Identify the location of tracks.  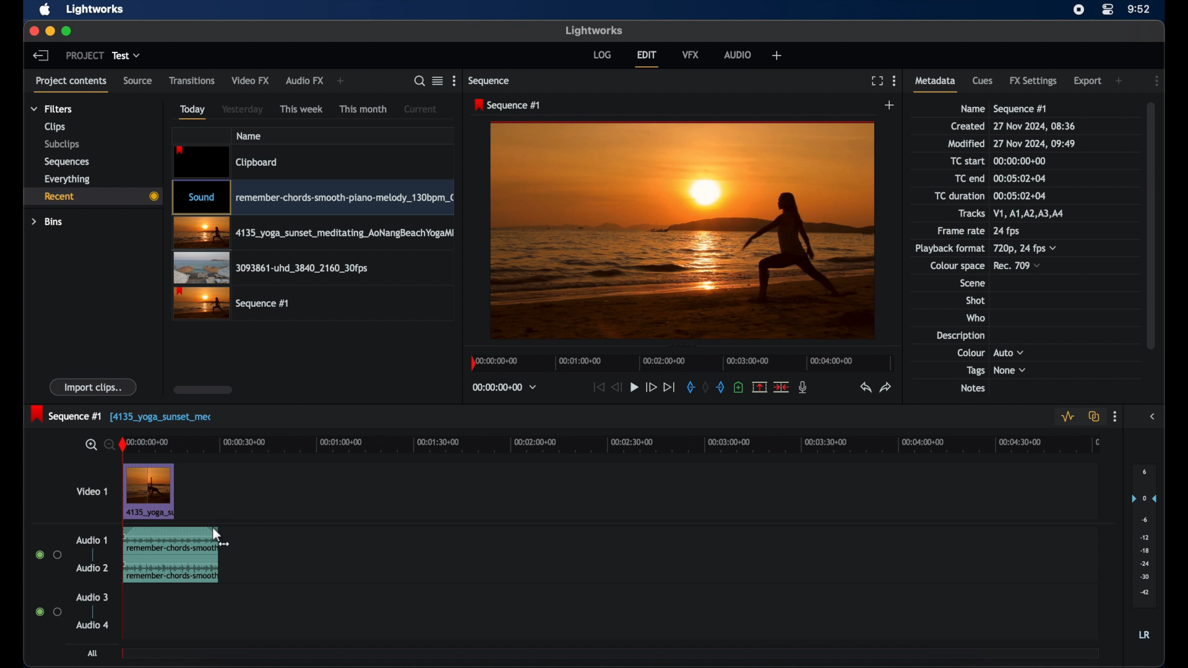
(971, 213).